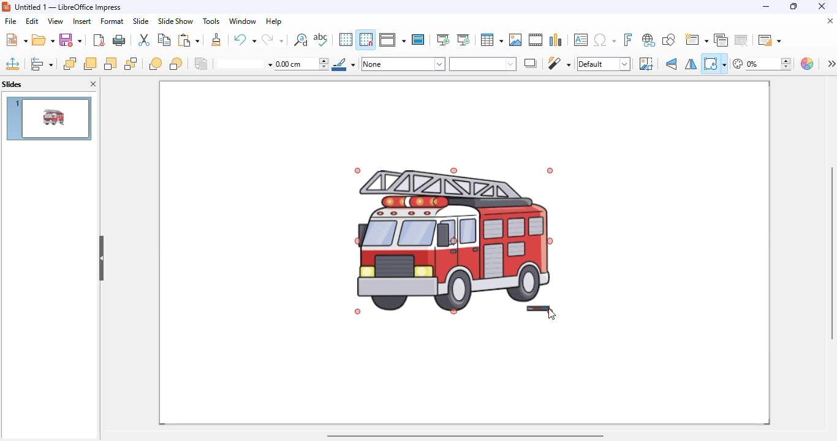  I want to click on insert fontwork text, so click(629, 39).